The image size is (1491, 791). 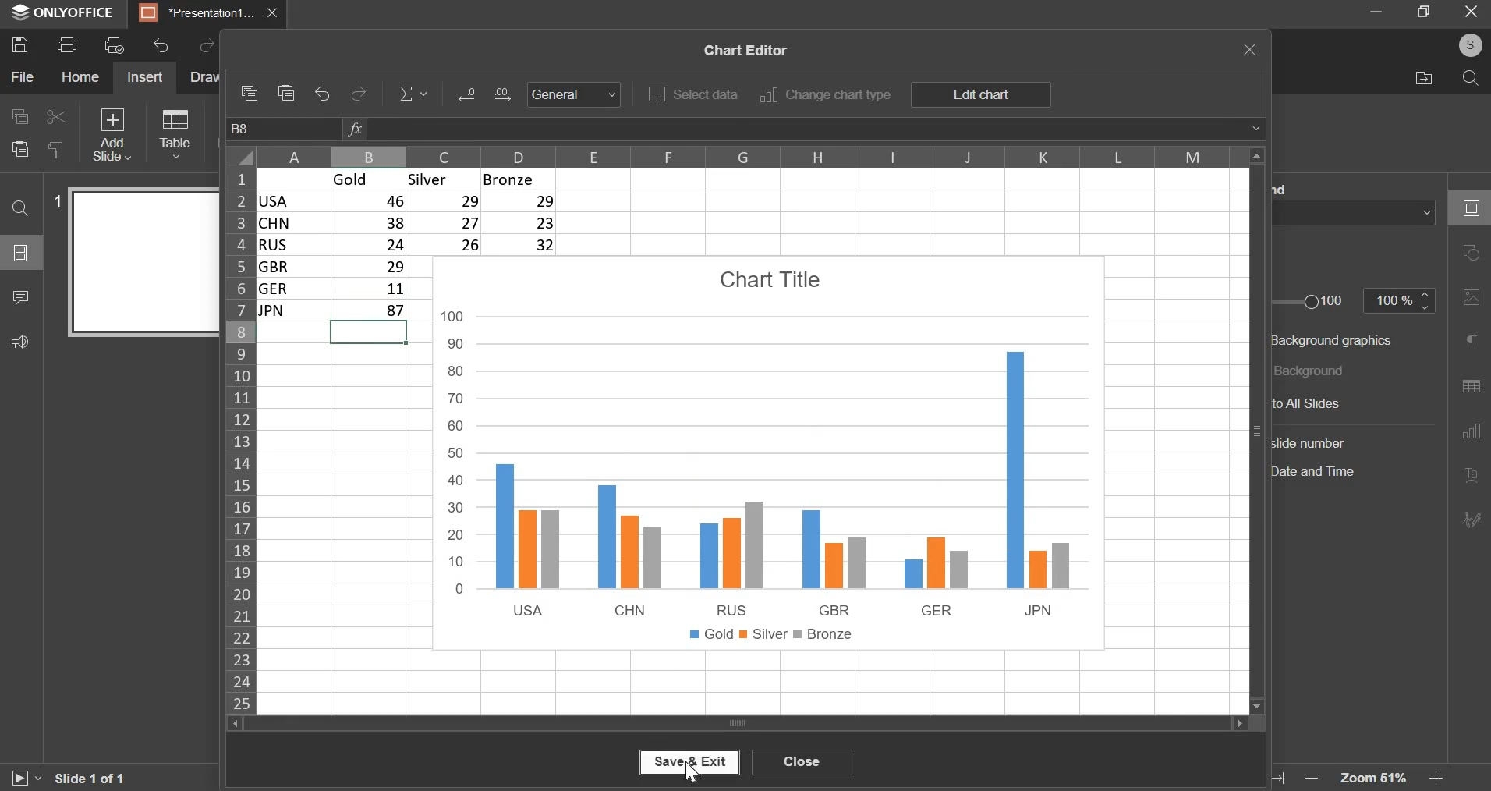 What do you see at coordinates (1468, 388) in the screenshot?
I see `table settings` at bounding box center [1468, 388].